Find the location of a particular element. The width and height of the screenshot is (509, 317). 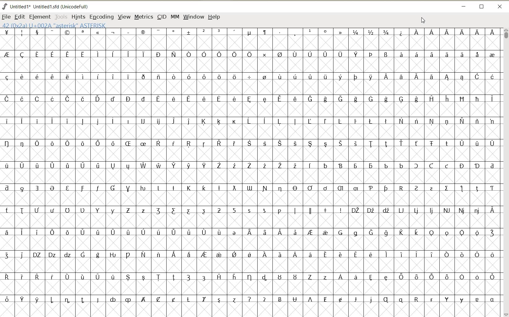

MINIMIZE is located at coordinates (464, 6).